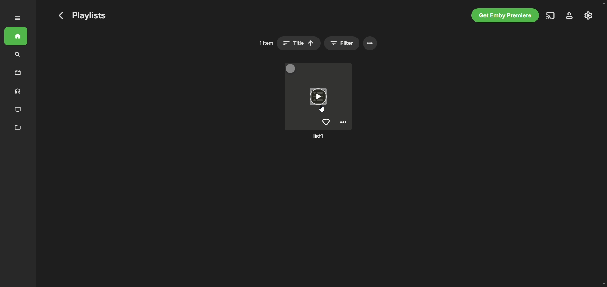  Describe the element at coordinates (16, 36) in the screenshot. I see `home` at that location.